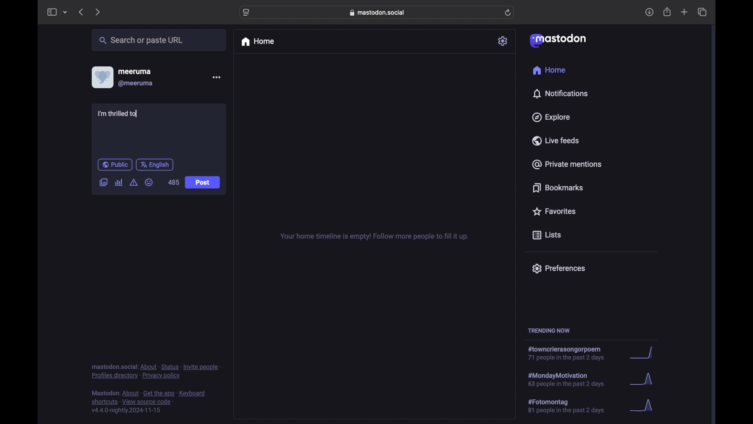  I want to click on display picture, so click(102, 77).